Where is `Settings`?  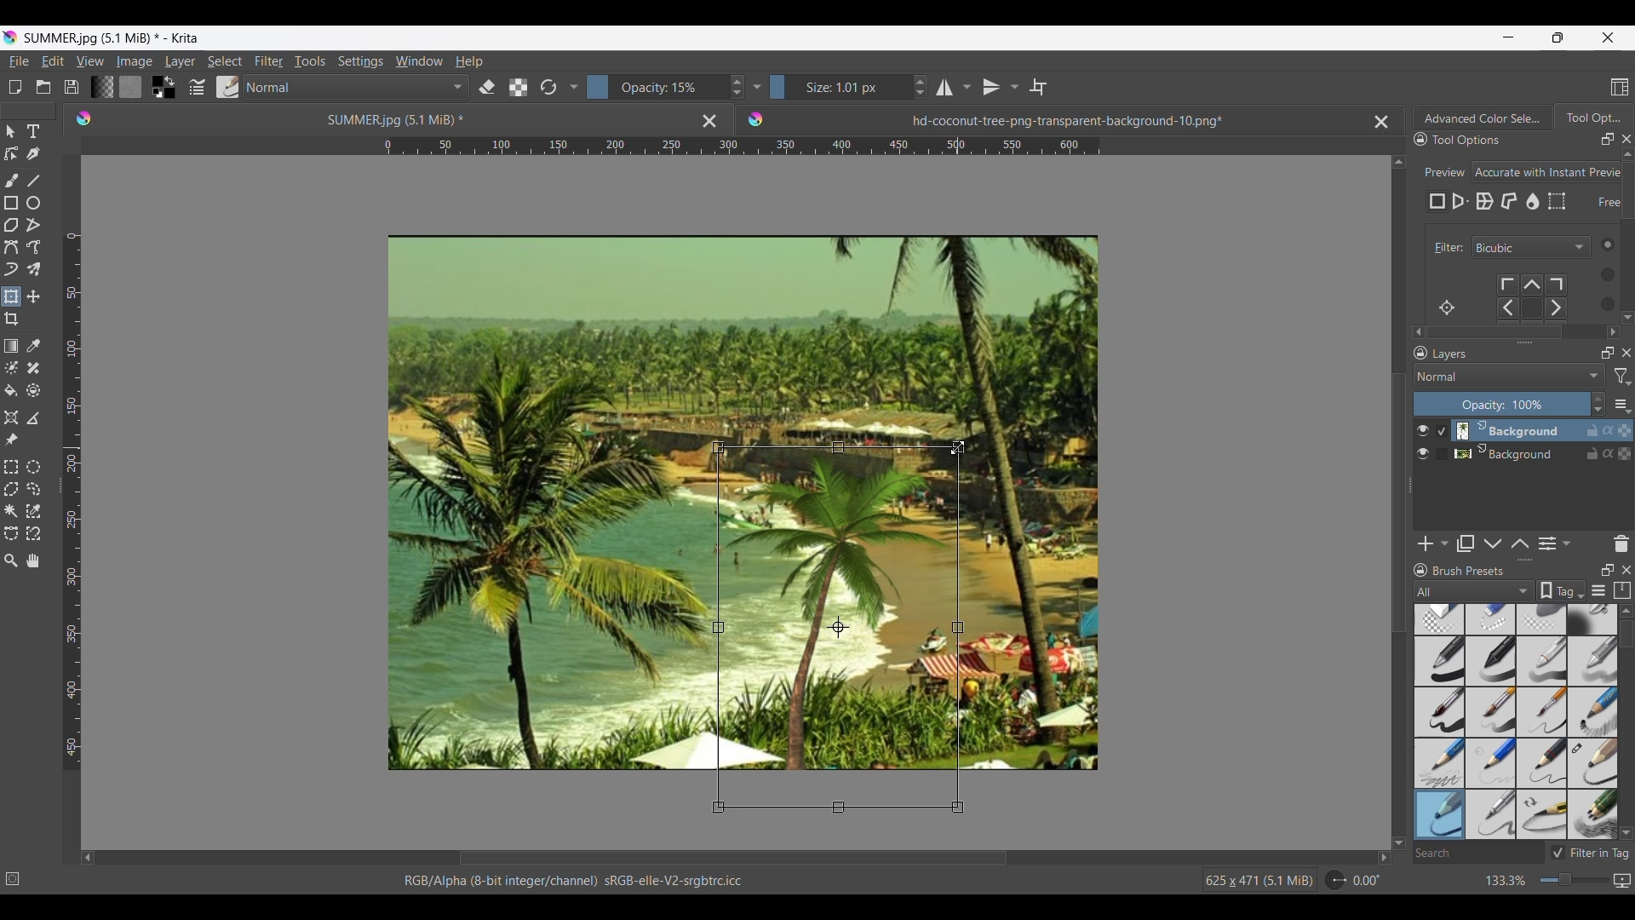 Settings is located at coordinates (360, 60).